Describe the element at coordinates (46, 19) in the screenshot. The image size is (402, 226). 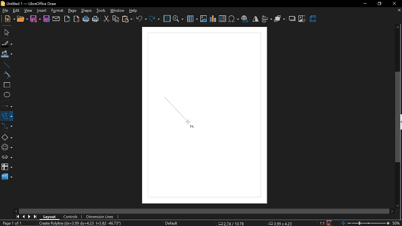
I see `save as` at that location.